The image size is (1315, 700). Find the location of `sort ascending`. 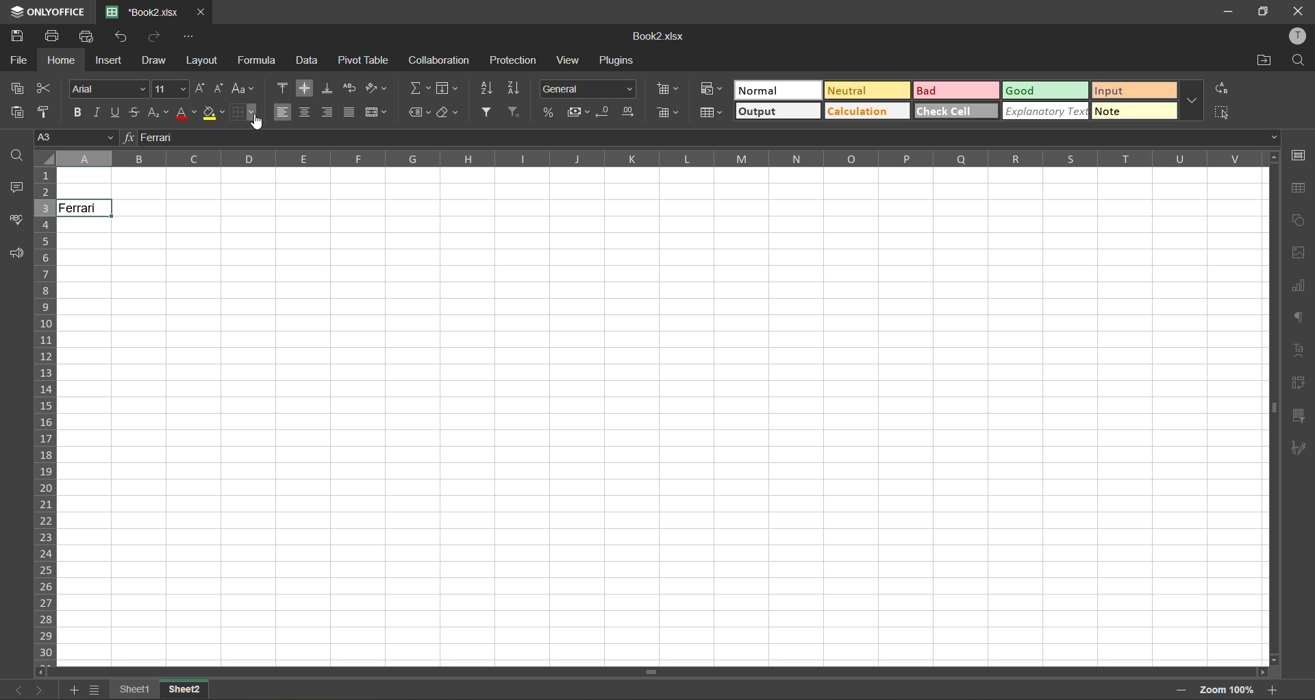

sort ascending is located at coordinates (486, 88).